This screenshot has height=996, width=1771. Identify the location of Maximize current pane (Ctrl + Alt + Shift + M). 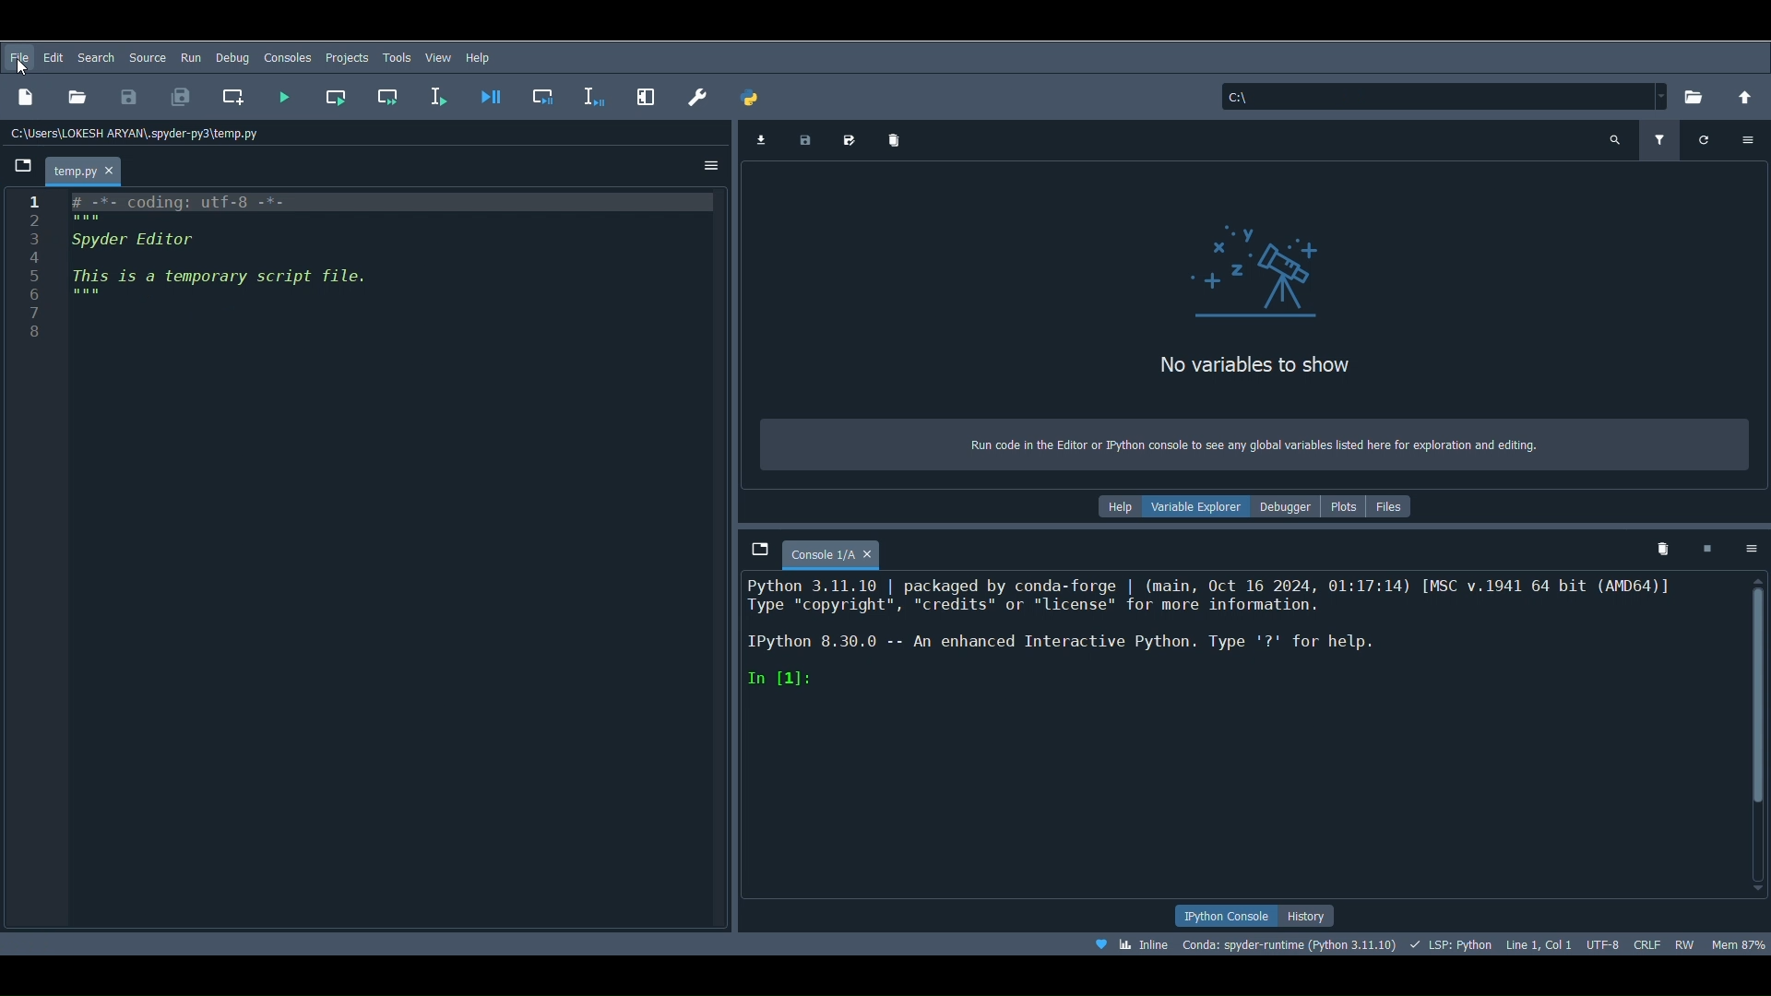
(648, 94).